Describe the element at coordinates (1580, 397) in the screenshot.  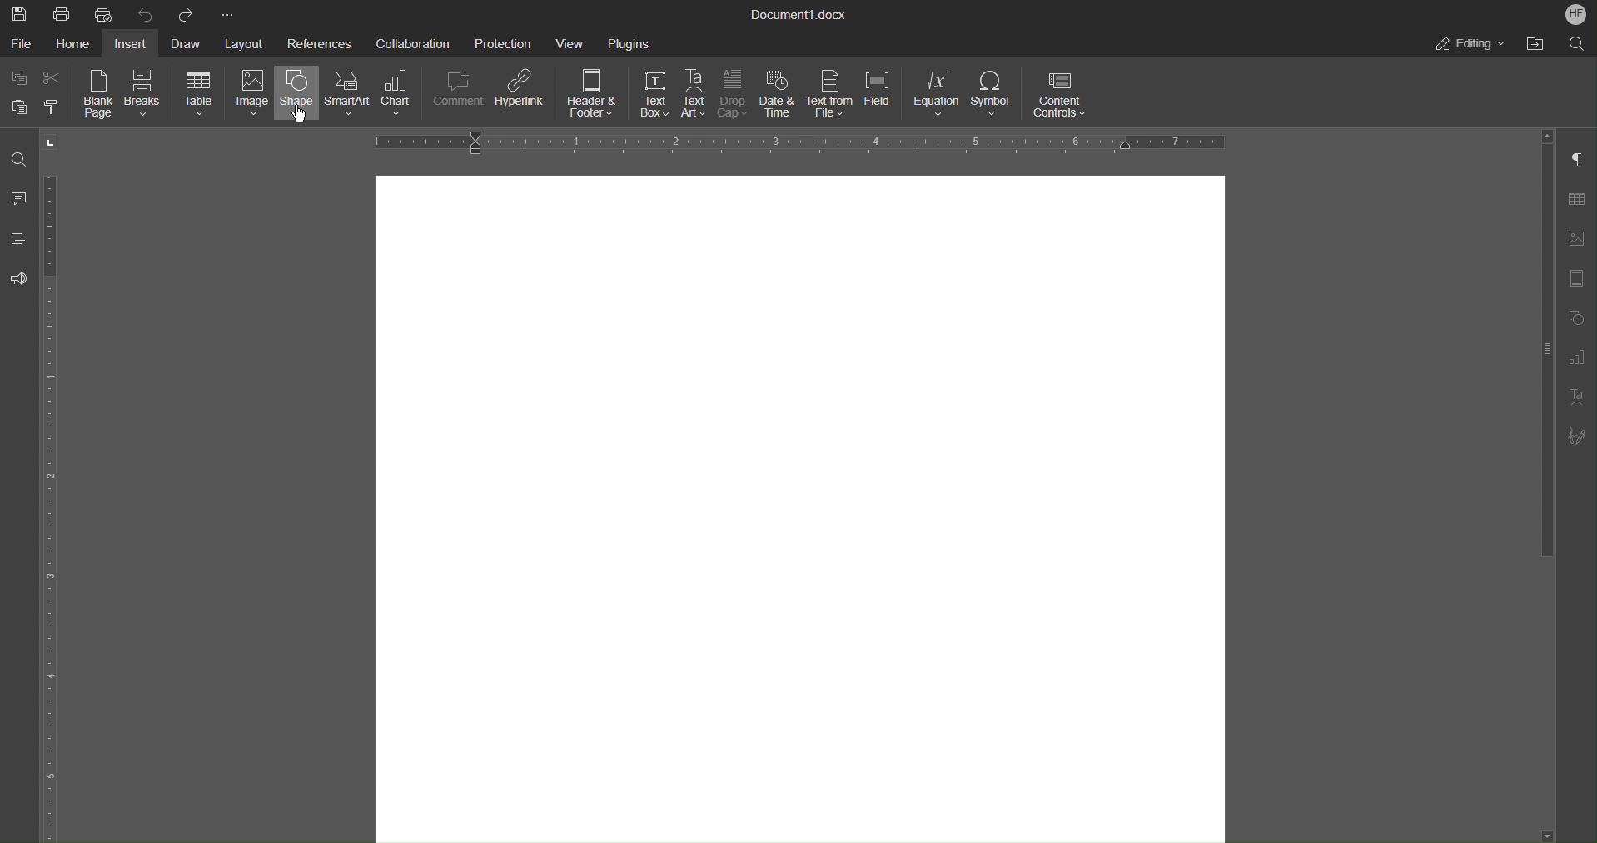
I see `Text Art` at that location.